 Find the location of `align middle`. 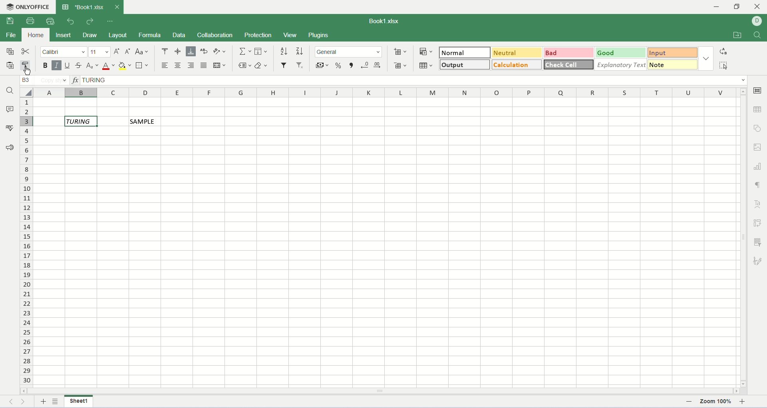

align middle is located at coordinates (179, 52).